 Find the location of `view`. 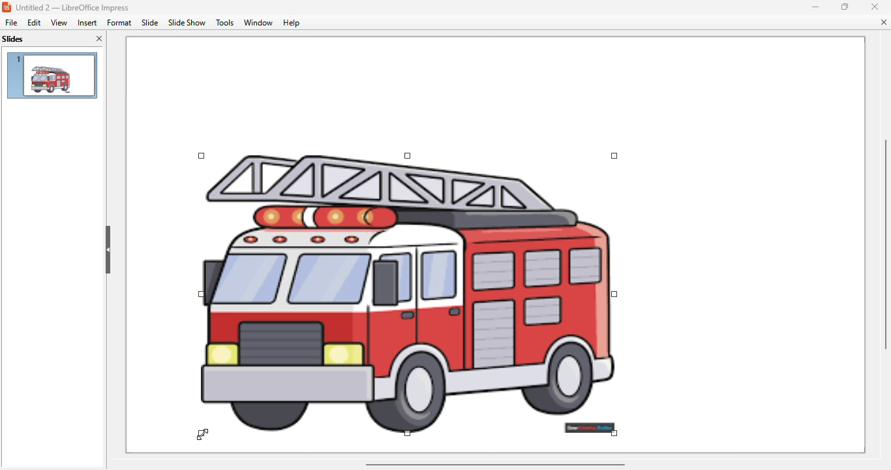

view is located at coordinates (59, 22).